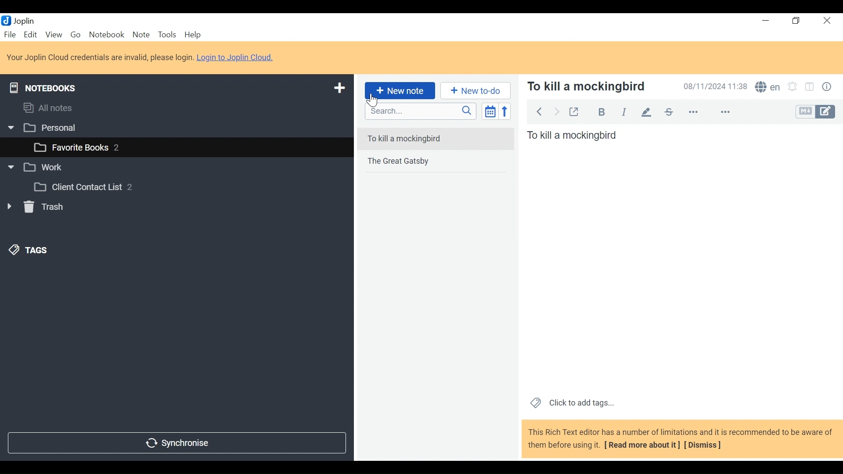 This screenshot has width=843, height=474. What do you see at coordinates (797, 20) in the screenshot?
I see `Restore` at bounding box center [797, 20].